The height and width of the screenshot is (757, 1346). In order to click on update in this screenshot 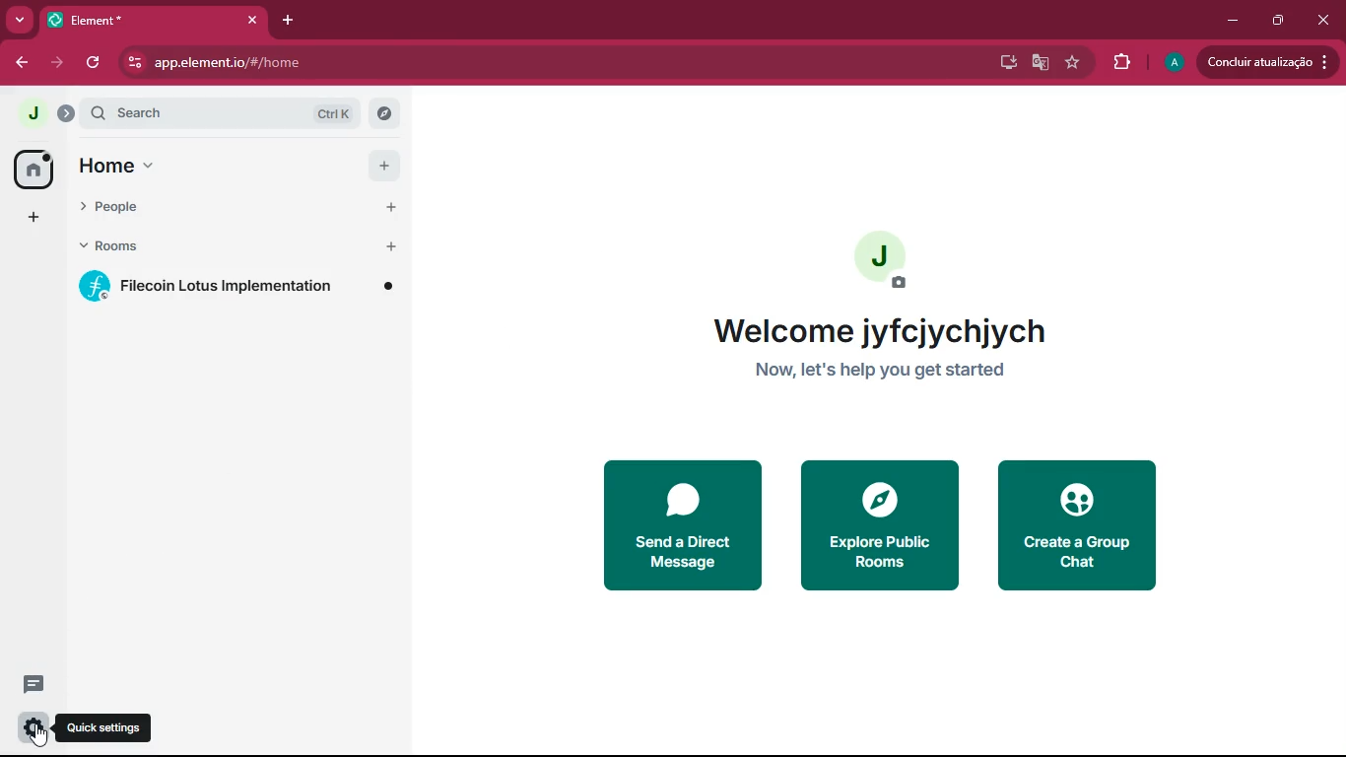, I will do `click(1264, 62)`.